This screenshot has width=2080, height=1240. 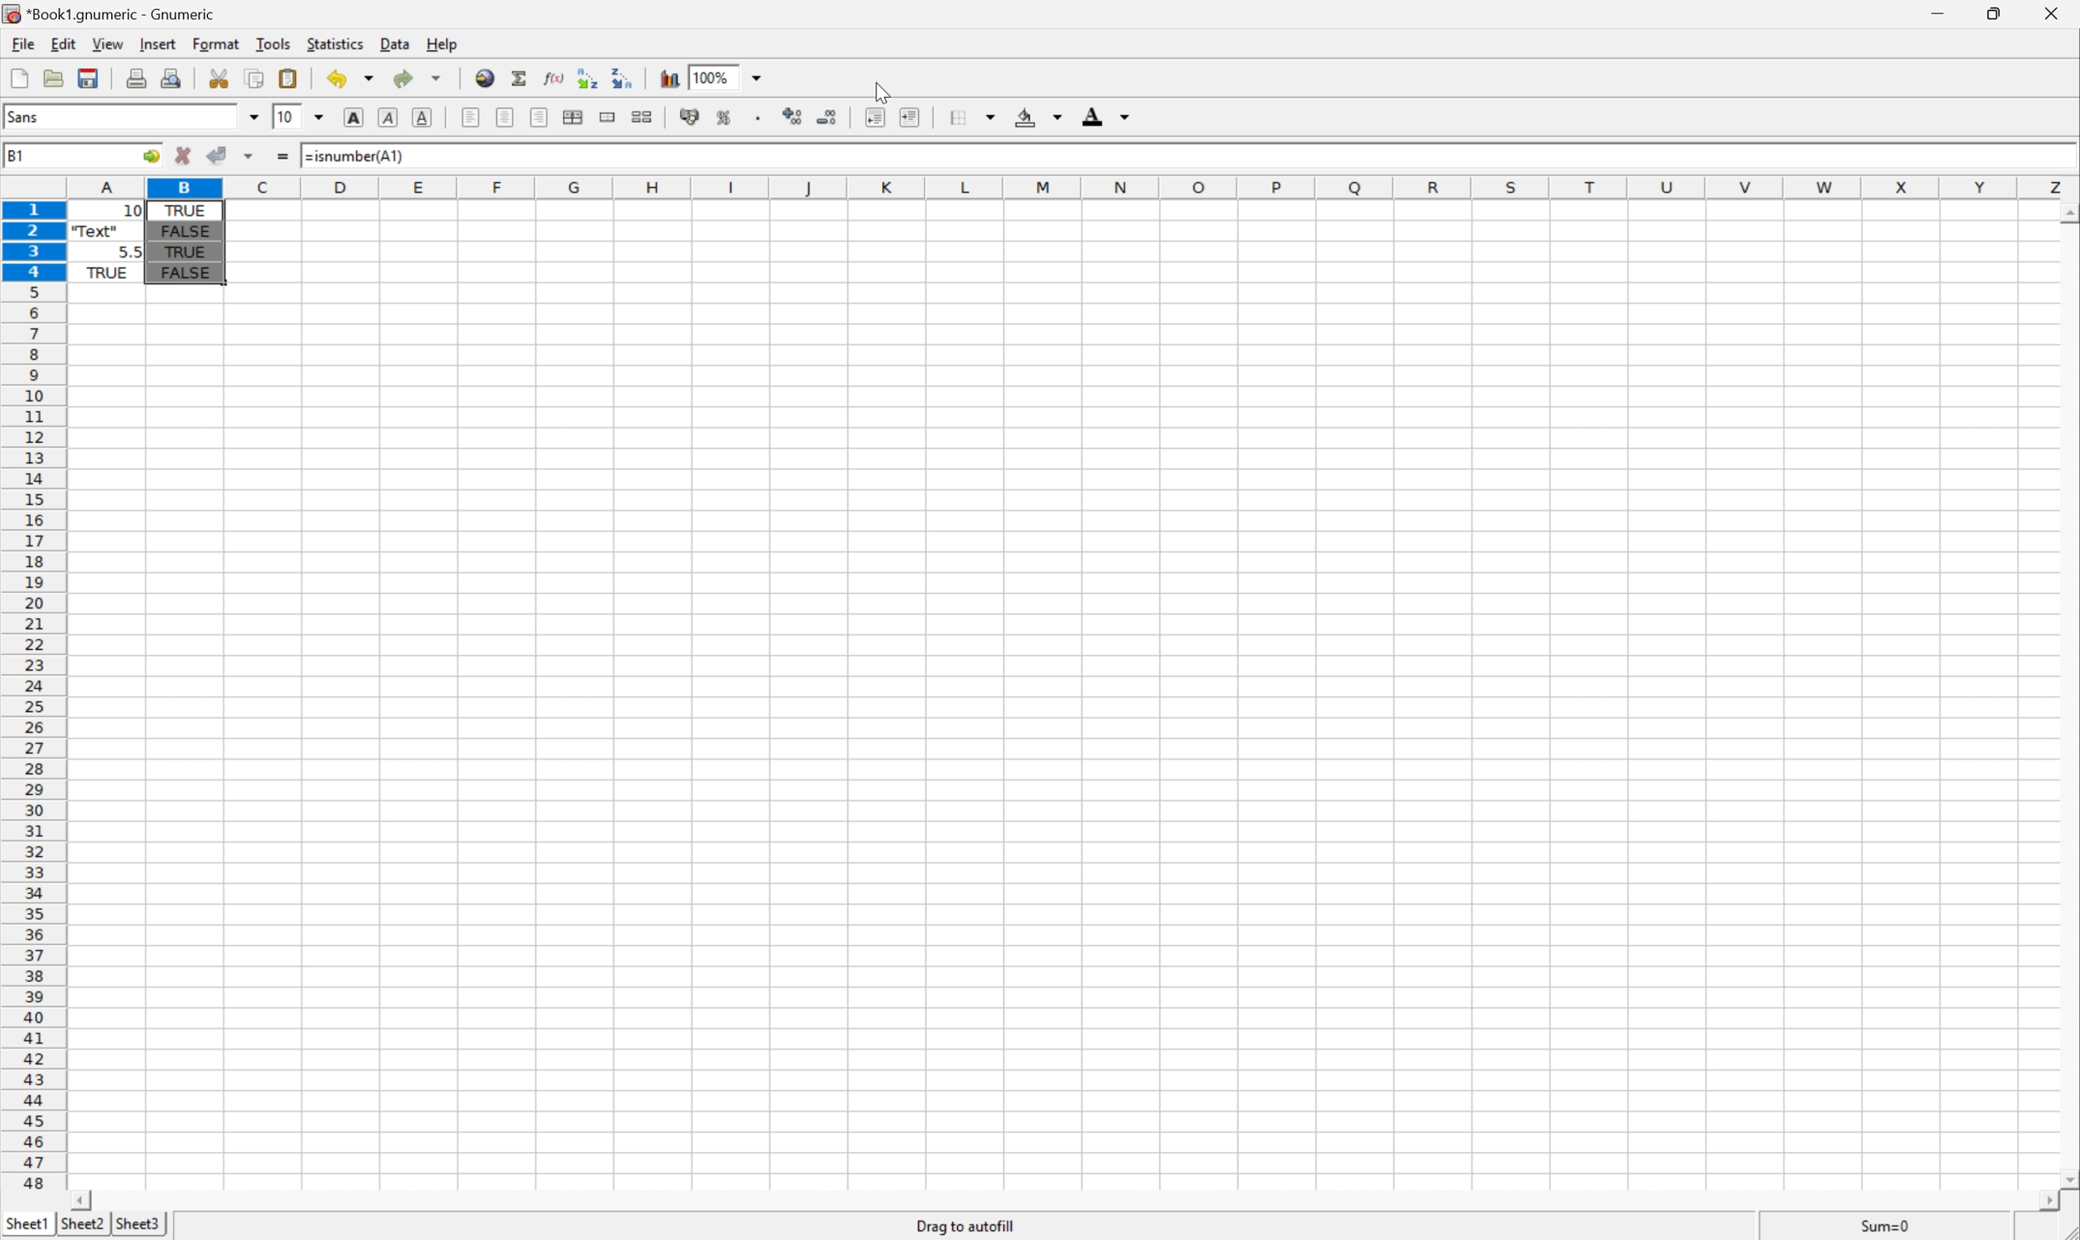 I want to click on Format selection as percentage, so click(x=723, y=117).